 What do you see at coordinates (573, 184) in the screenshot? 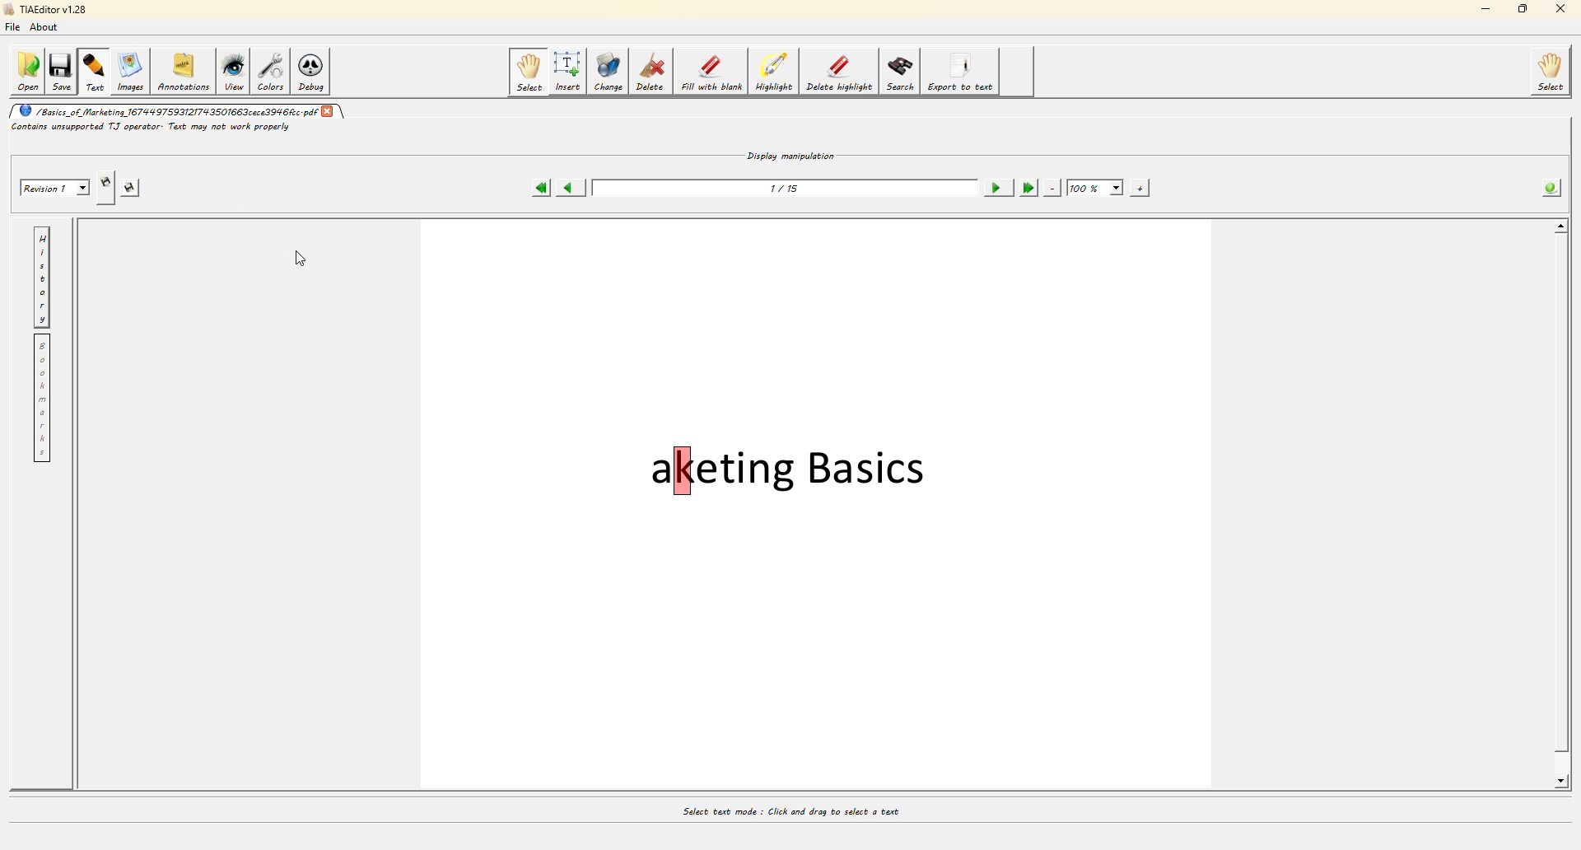
I see `previous page` at bounding box center [573, 184].